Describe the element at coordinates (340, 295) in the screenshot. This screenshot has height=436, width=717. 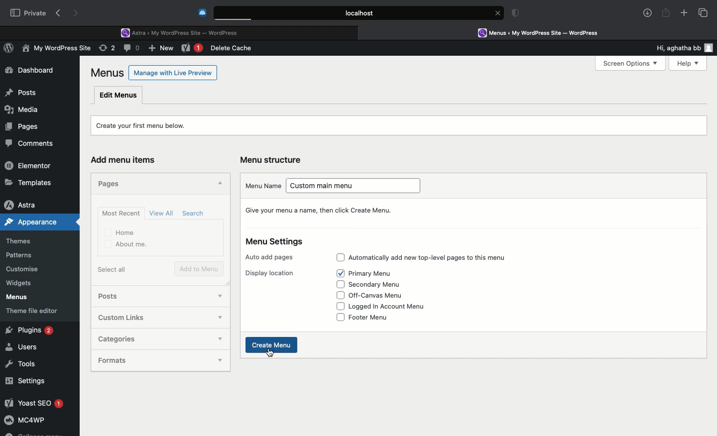
I see `Check box` at that location.